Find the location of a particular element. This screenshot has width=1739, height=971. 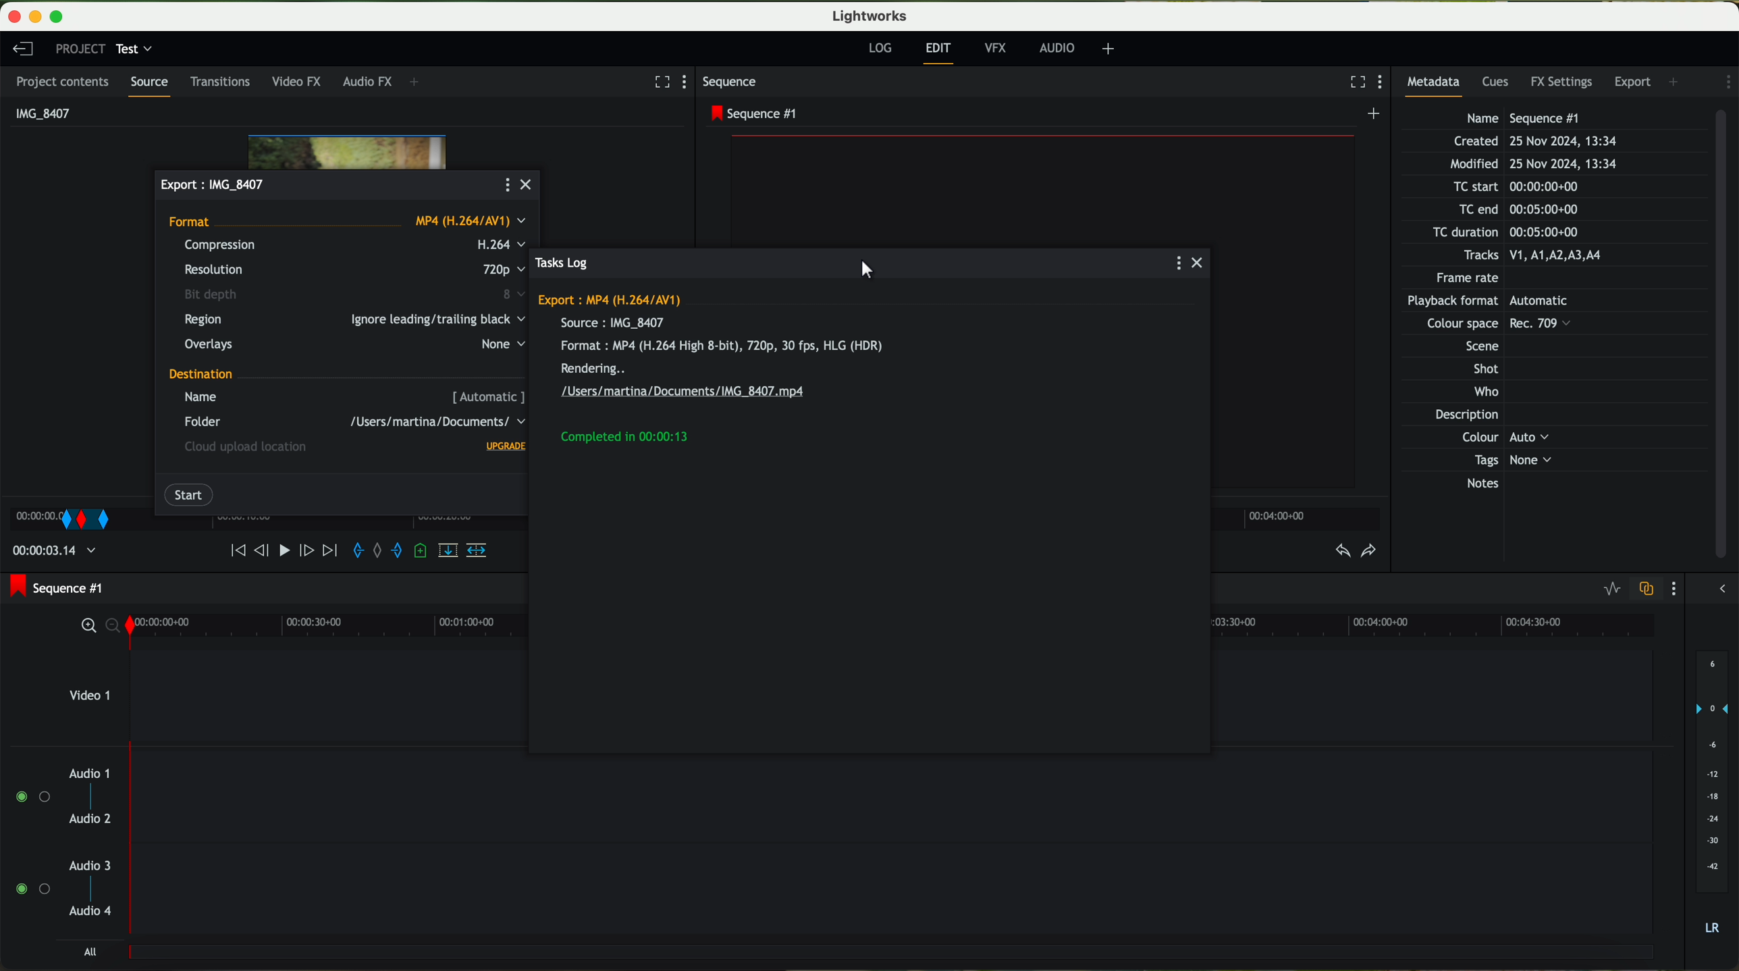

project: test is located at coordinates (103, 49).